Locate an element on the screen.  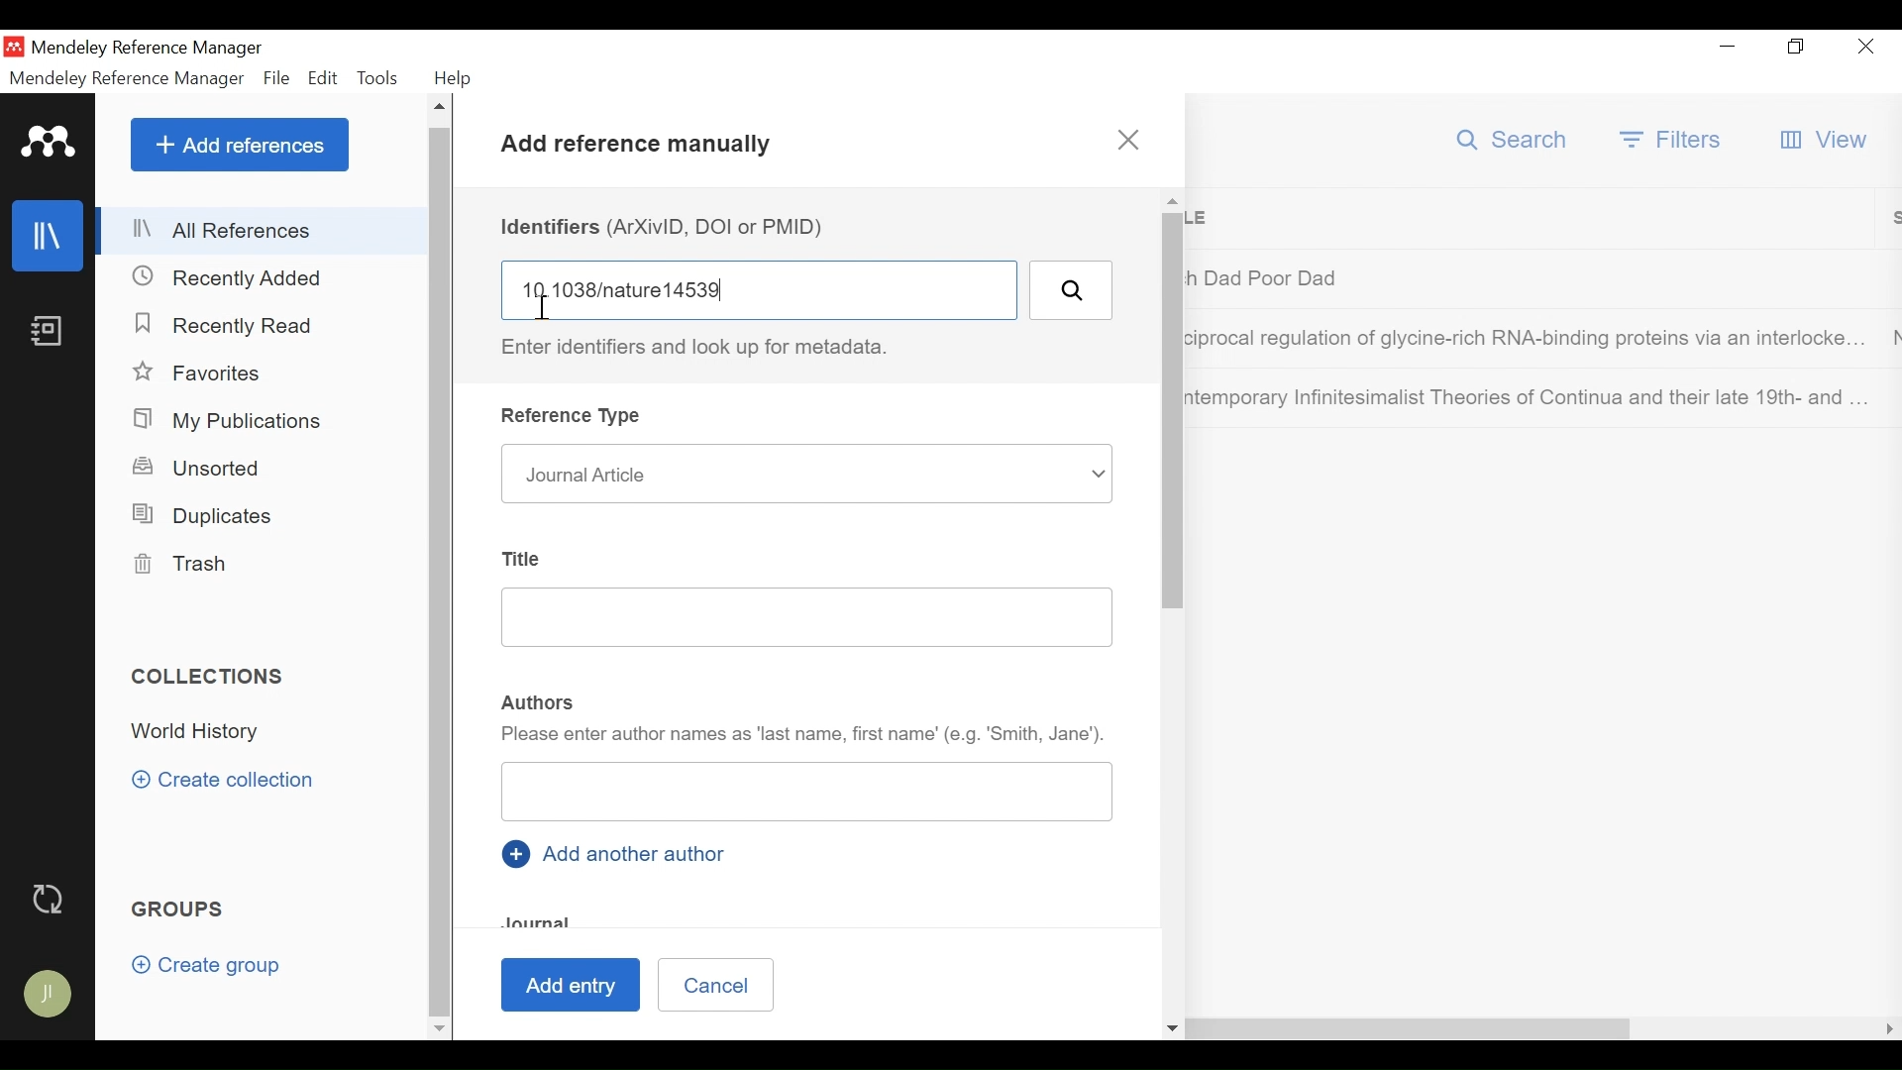
close is located at coordinates (1132, 140).